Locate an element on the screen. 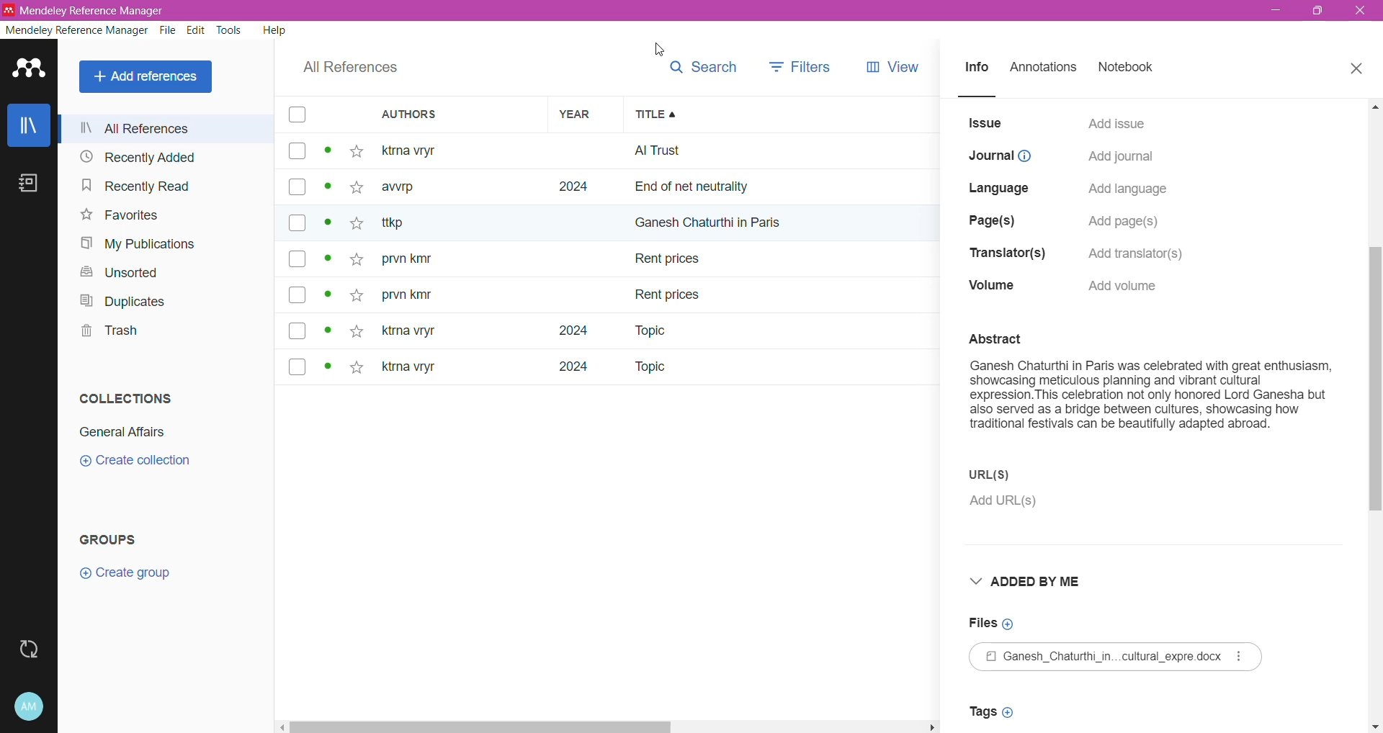 The height and width of the screenshot is (733, 1383). Files is located at coordinates (993, 623).